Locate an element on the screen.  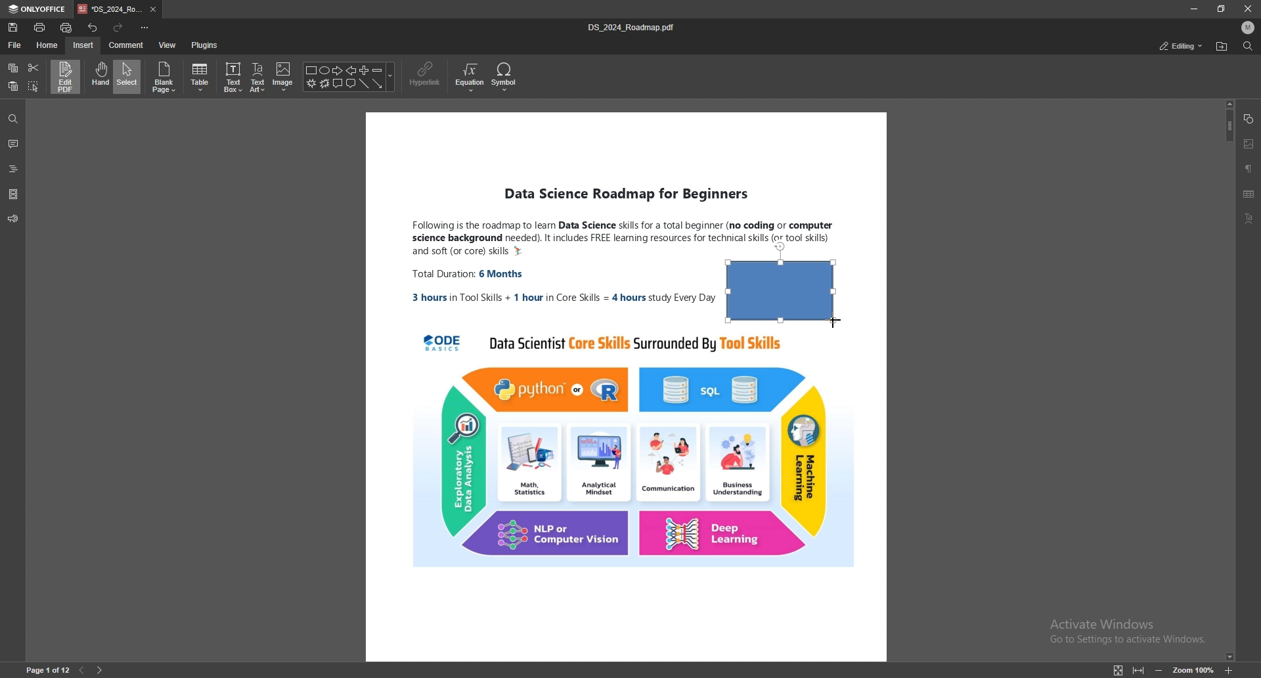
next page is located at coordinates (103, 668).